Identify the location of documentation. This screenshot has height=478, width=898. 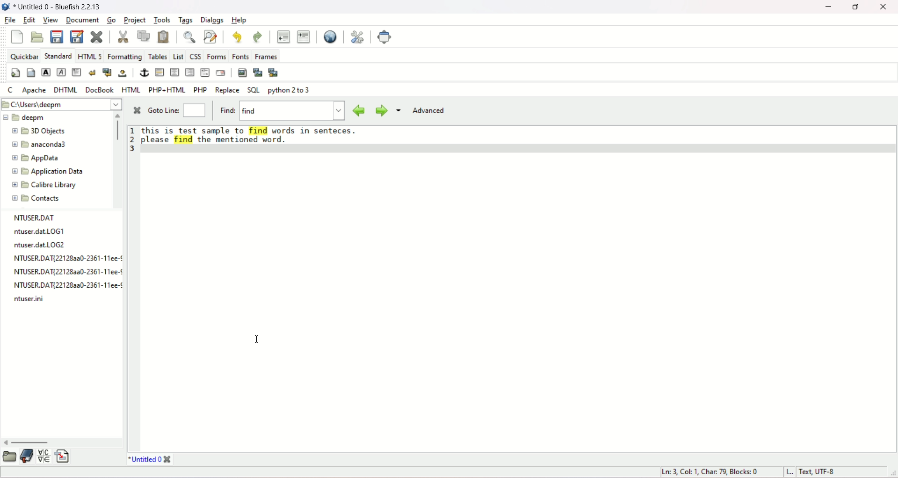
(26, 456).